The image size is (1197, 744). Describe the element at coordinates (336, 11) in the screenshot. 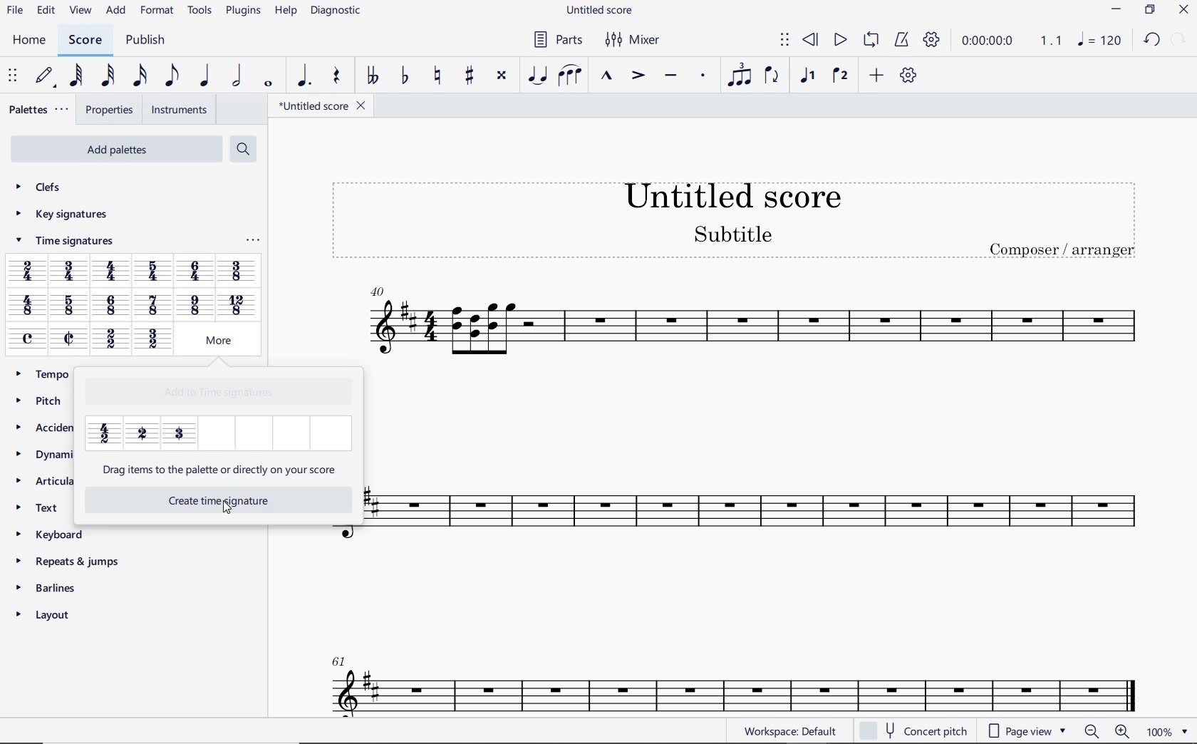

I see `DIAGNOSTIC` at that location.